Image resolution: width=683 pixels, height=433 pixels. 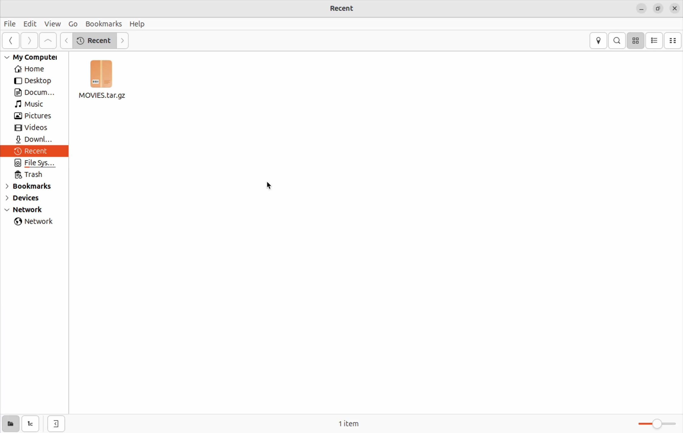 What do you see at coordinates (35, 210) in the screenshot?
I see `network` at bounding box center [35, 210].